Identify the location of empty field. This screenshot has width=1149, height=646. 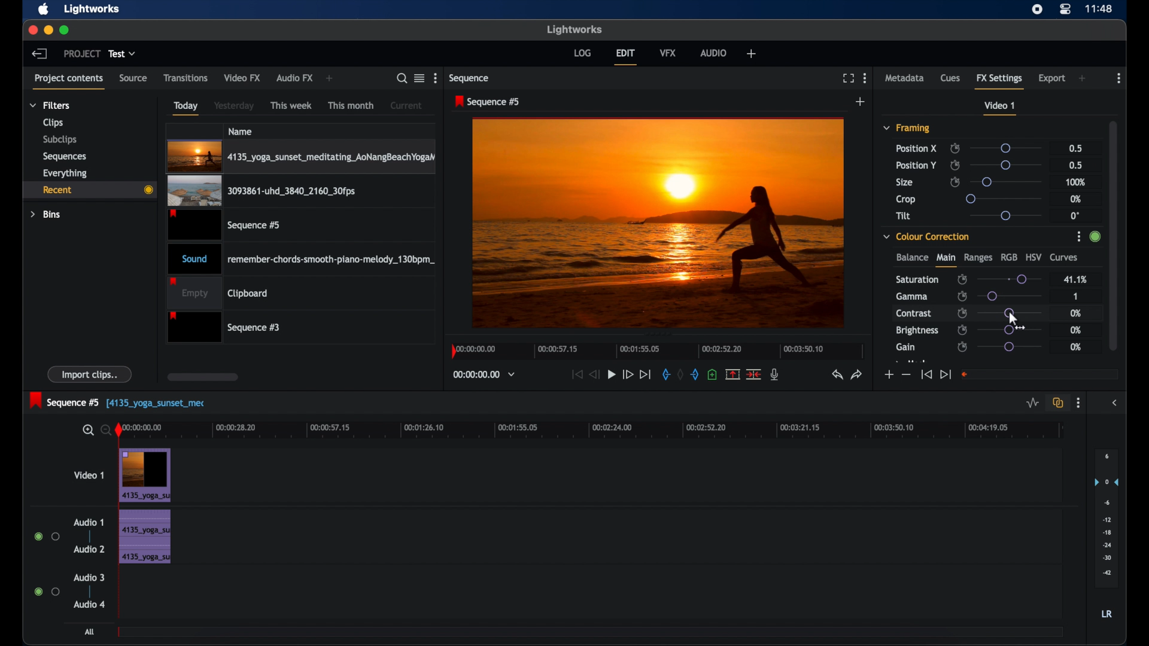
(1040, 374).